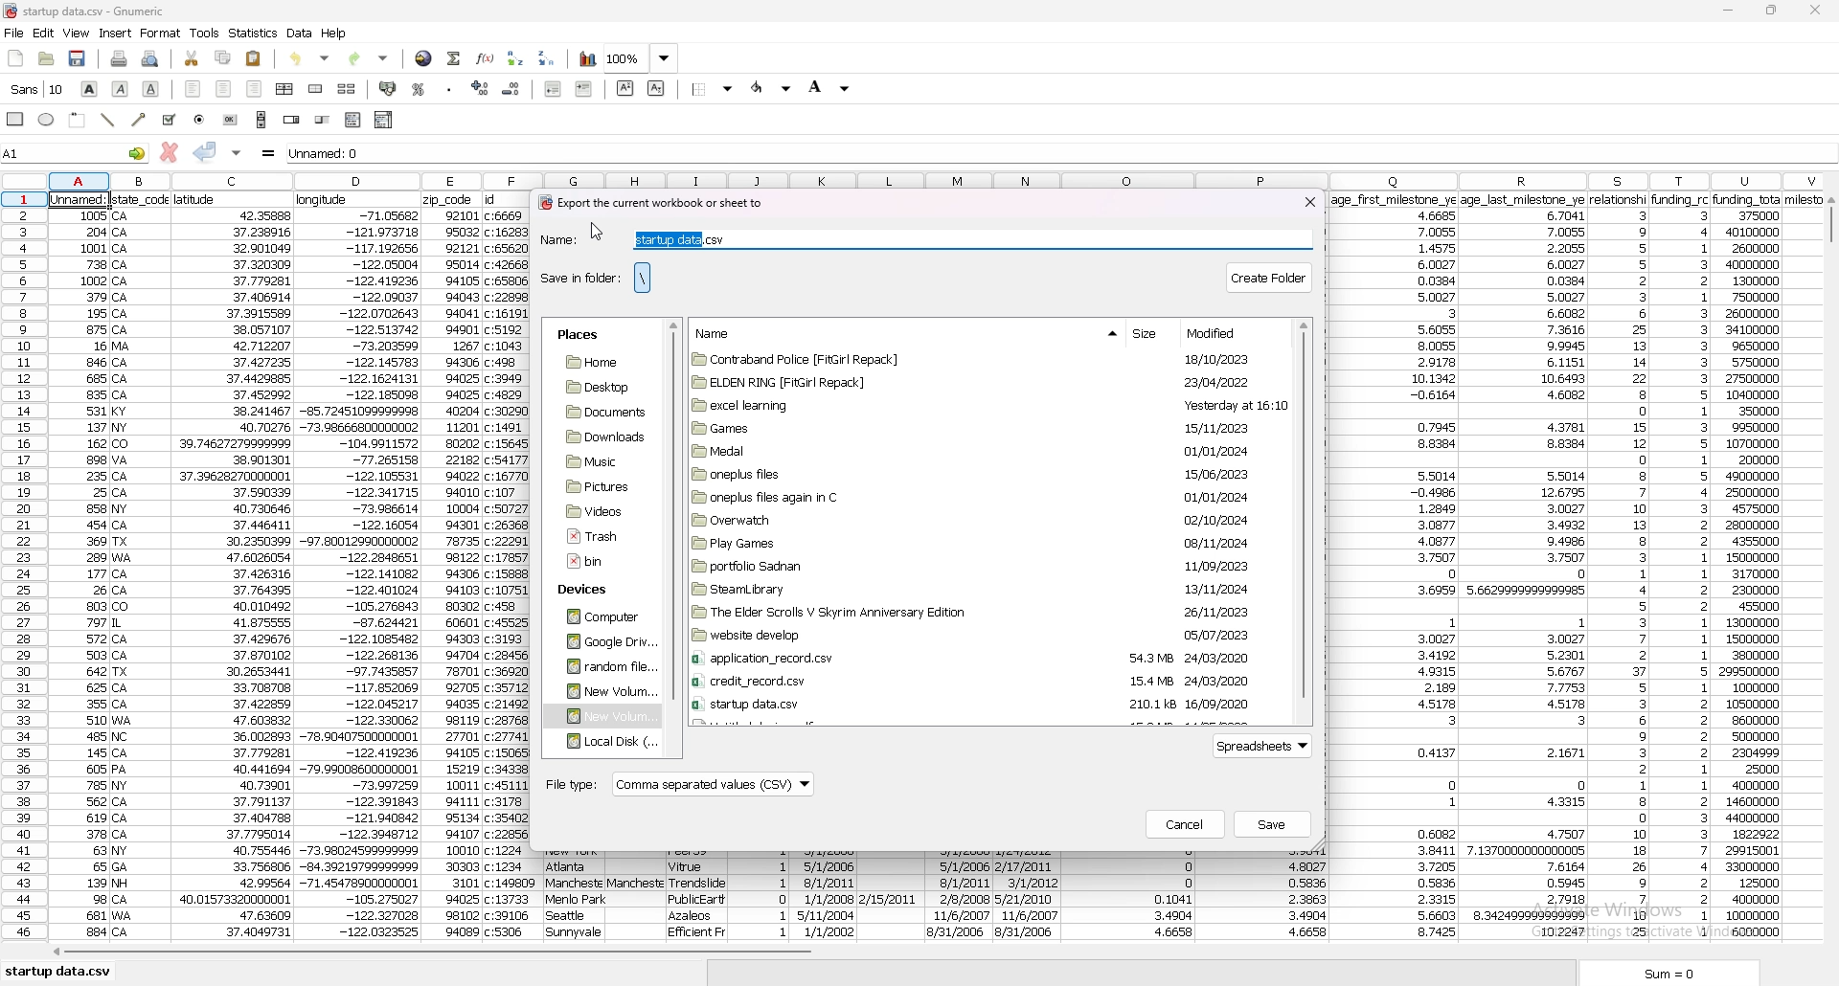 This screenshot has height=986, width=1839. I want to click on folder, so click(975, 450).